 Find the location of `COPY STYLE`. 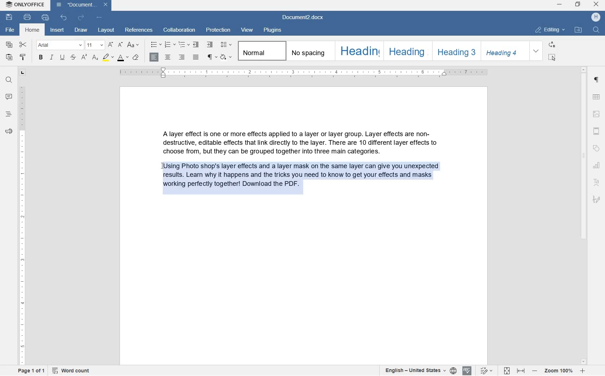

COPY STYLE is located at coordinates (24, 58).